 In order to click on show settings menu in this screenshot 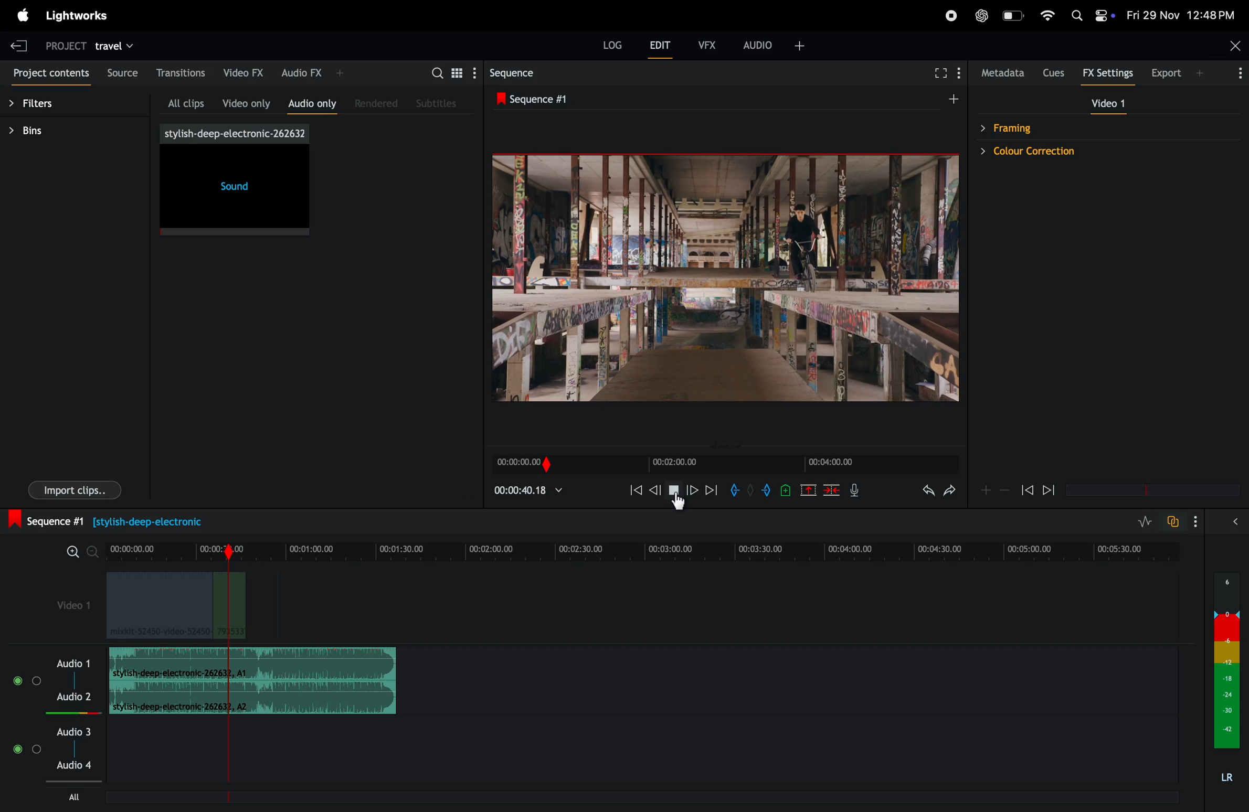, I will do `click(473, 72)`.